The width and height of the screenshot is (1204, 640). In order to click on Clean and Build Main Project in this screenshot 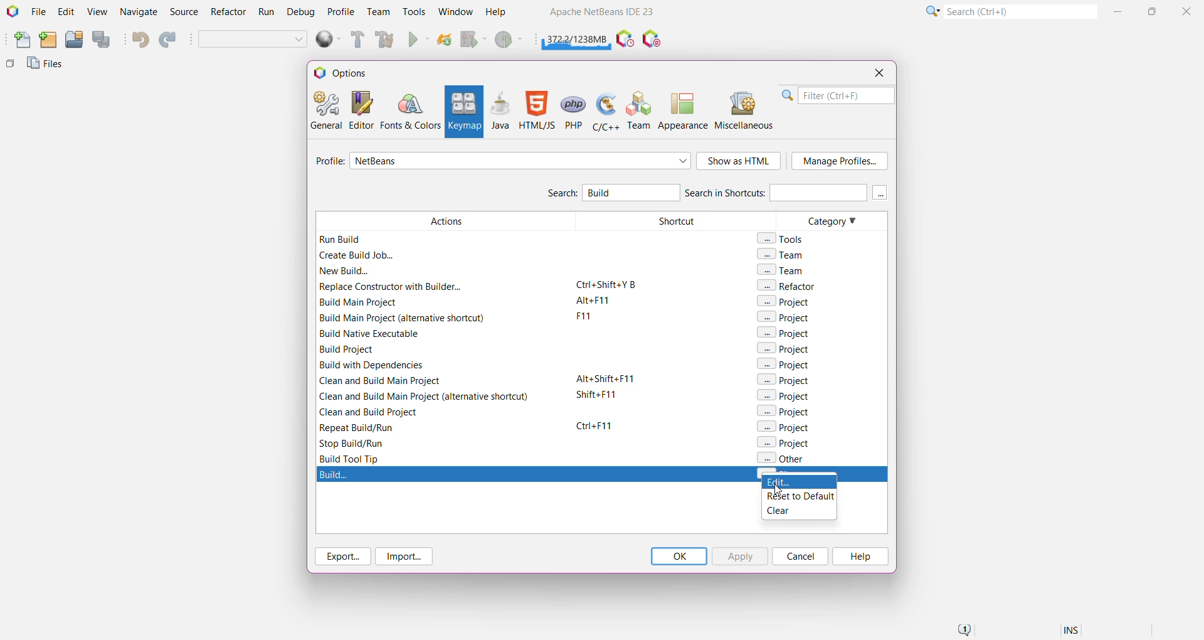, I will do `click(387, 41)`.